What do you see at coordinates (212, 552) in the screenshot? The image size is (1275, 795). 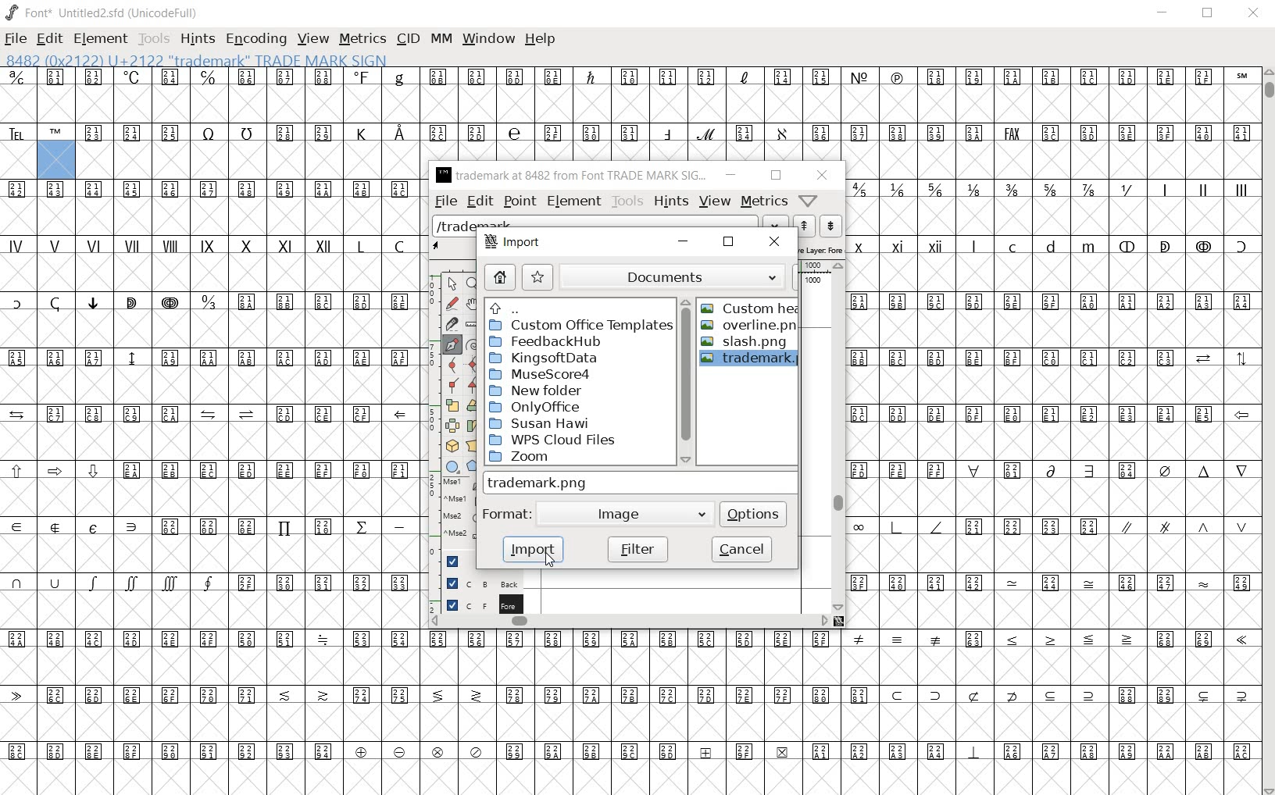 I see `symbols` at bounding box center [212, 552].